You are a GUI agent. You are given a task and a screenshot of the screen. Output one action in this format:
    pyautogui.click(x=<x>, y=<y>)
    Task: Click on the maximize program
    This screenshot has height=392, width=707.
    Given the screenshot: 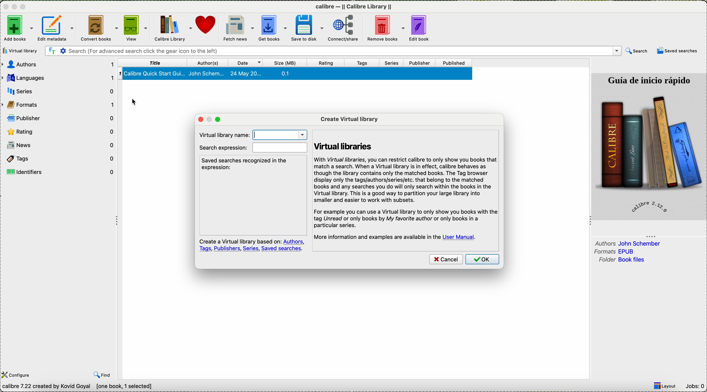 What is the action you would take?
    pyautogui.click(x=24, y=7)
    